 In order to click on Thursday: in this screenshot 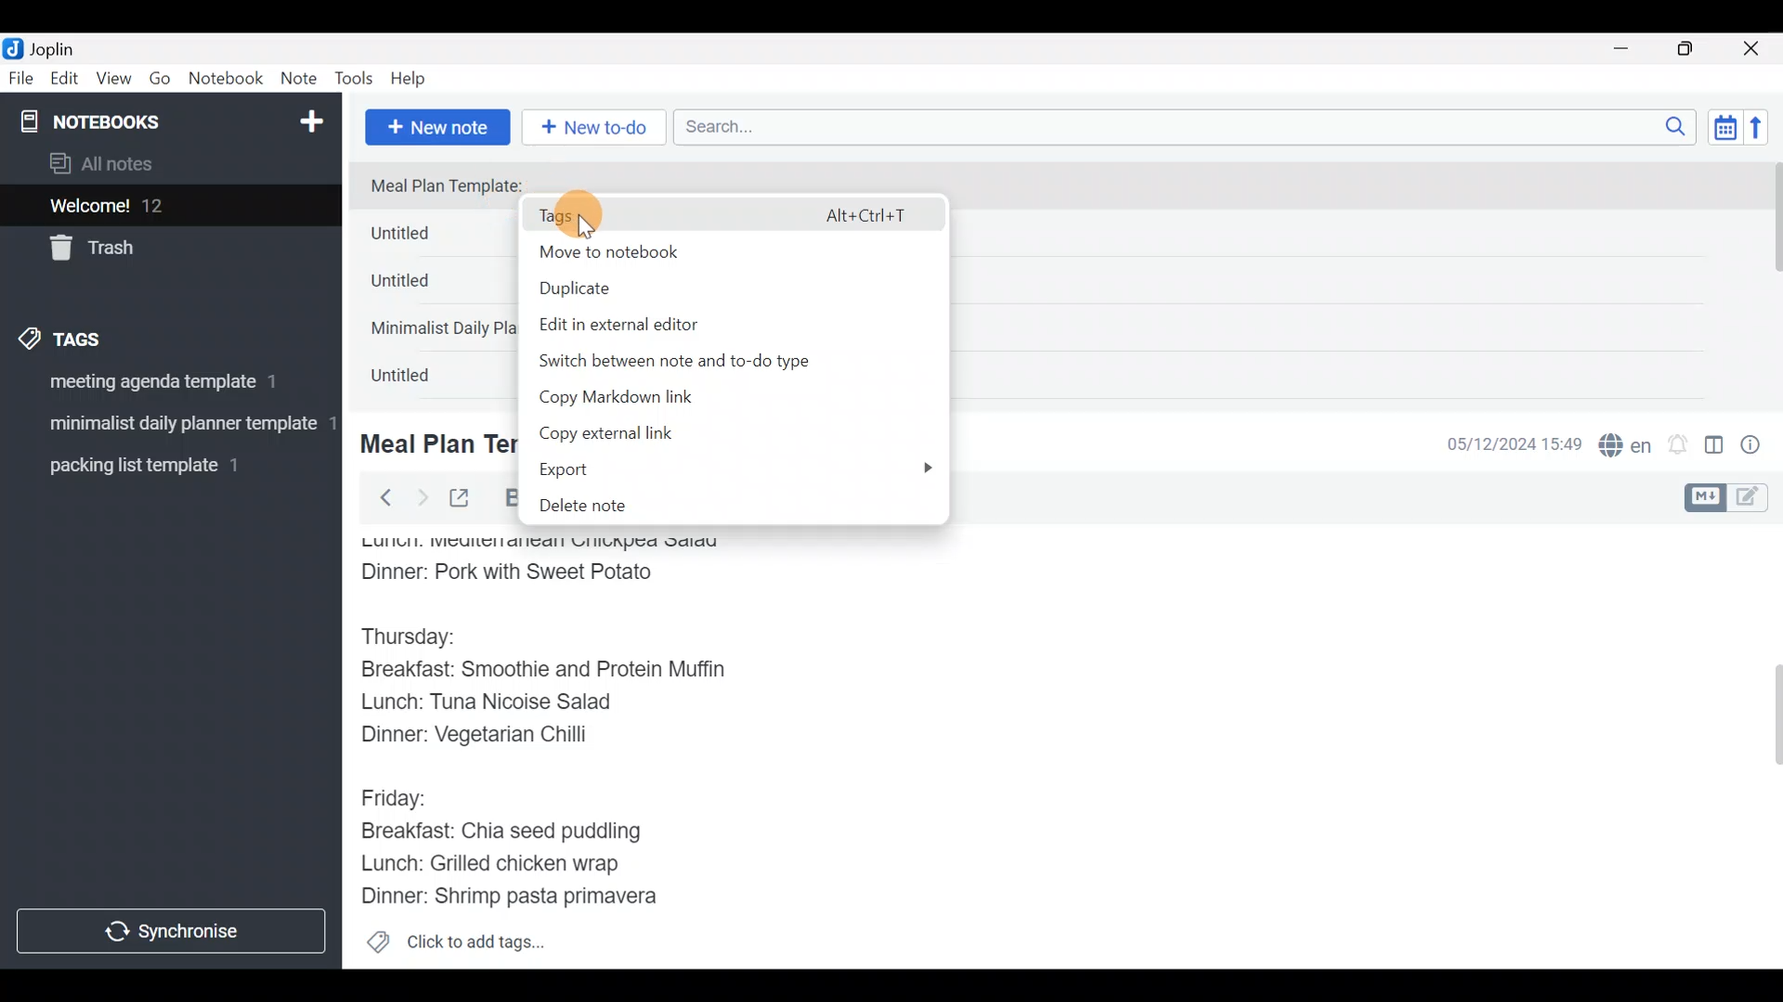, I will do `click(422, 637)`.